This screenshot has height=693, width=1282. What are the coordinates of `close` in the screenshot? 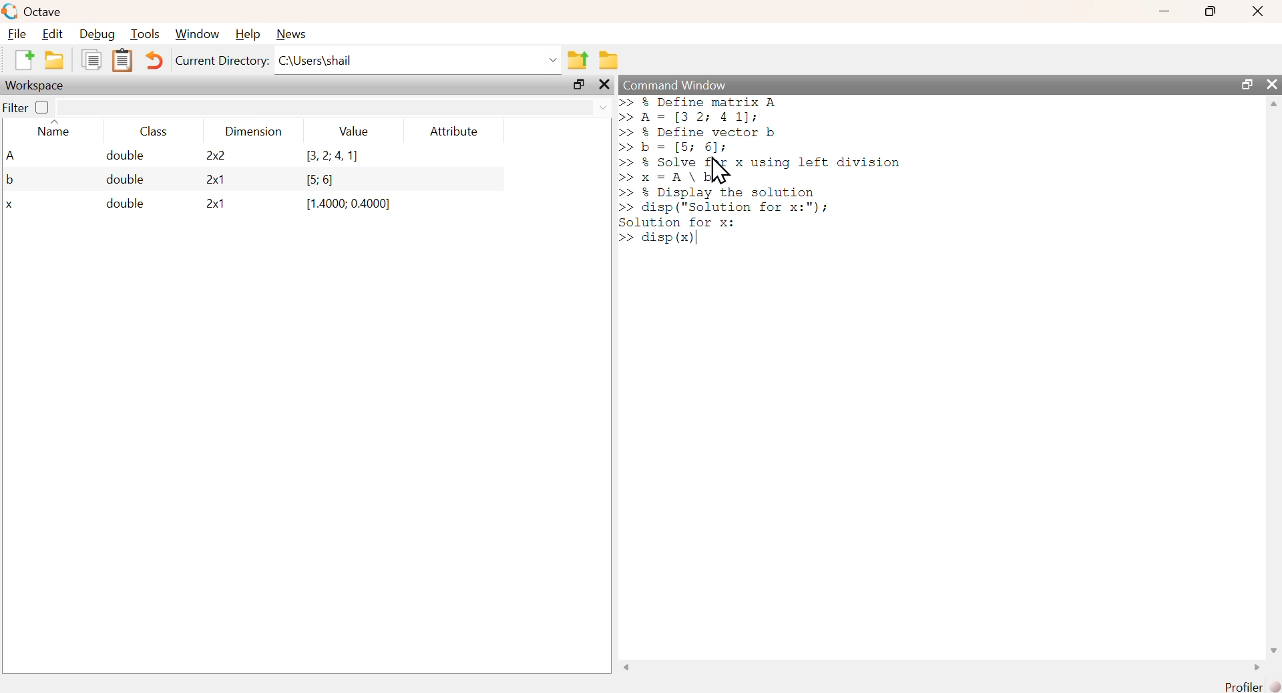 It's located at (1257, 12).